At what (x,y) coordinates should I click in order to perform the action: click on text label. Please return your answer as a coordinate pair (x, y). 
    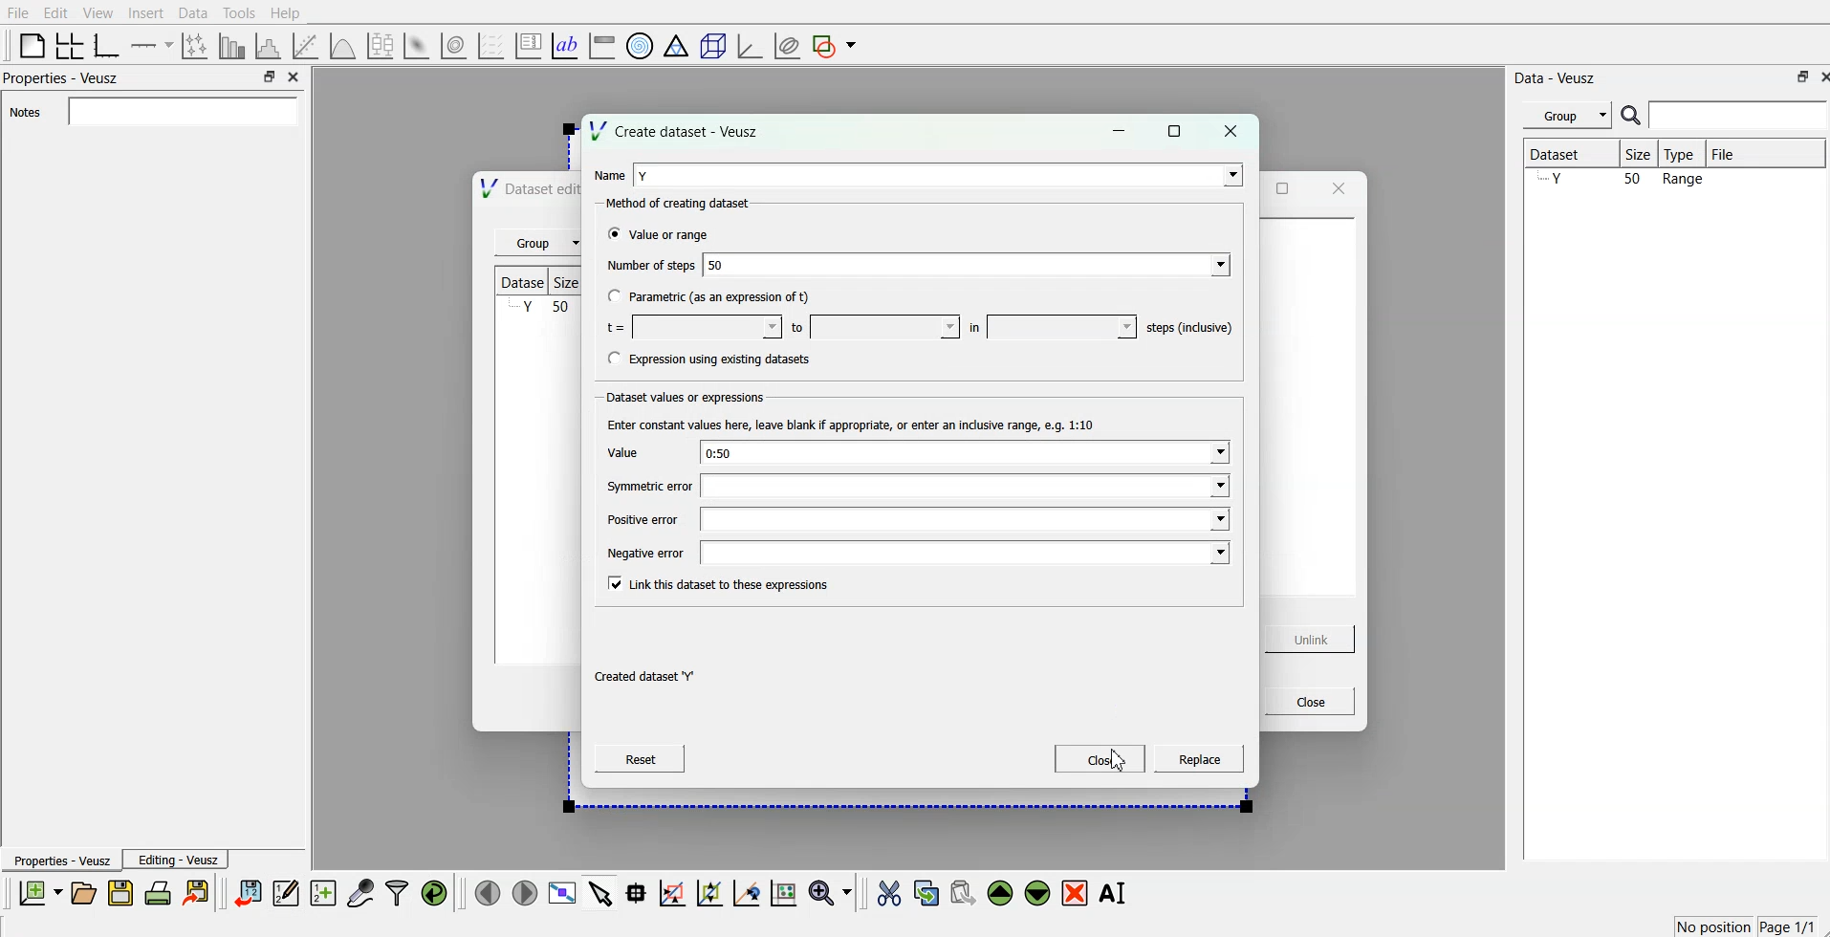
    Looking at the image, I should click on (565, 44).